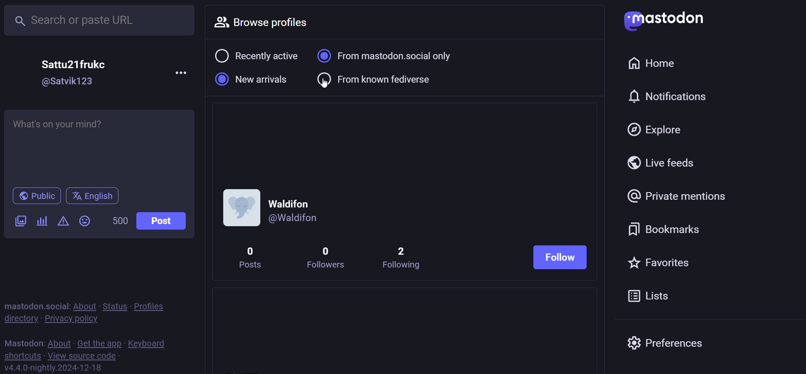 This screenshot has width=806, height=374. Describe the element at coordinates (165, 223) in the screenshot. I see `post` at that location.